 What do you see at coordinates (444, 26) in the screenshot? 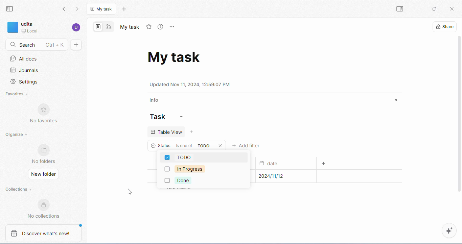
I see `share` at bounding box center [444, 26].